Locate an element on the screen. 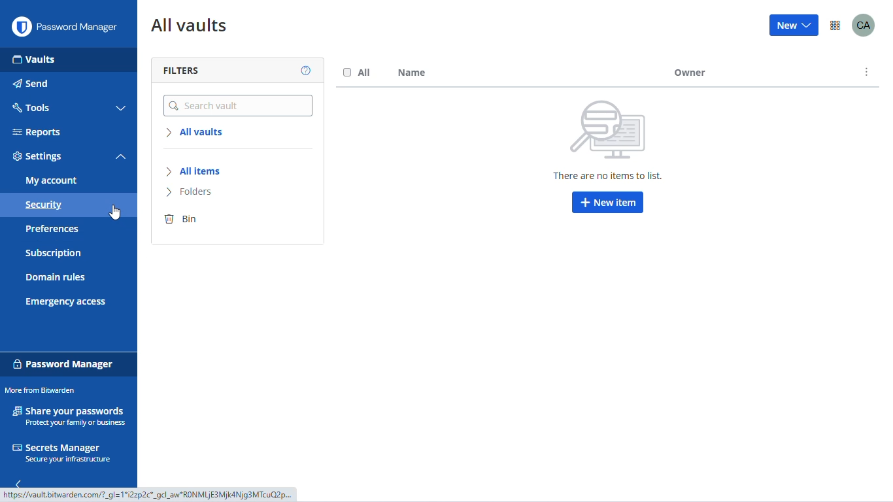  there are no items to list. is located at coordinates (611, 177).